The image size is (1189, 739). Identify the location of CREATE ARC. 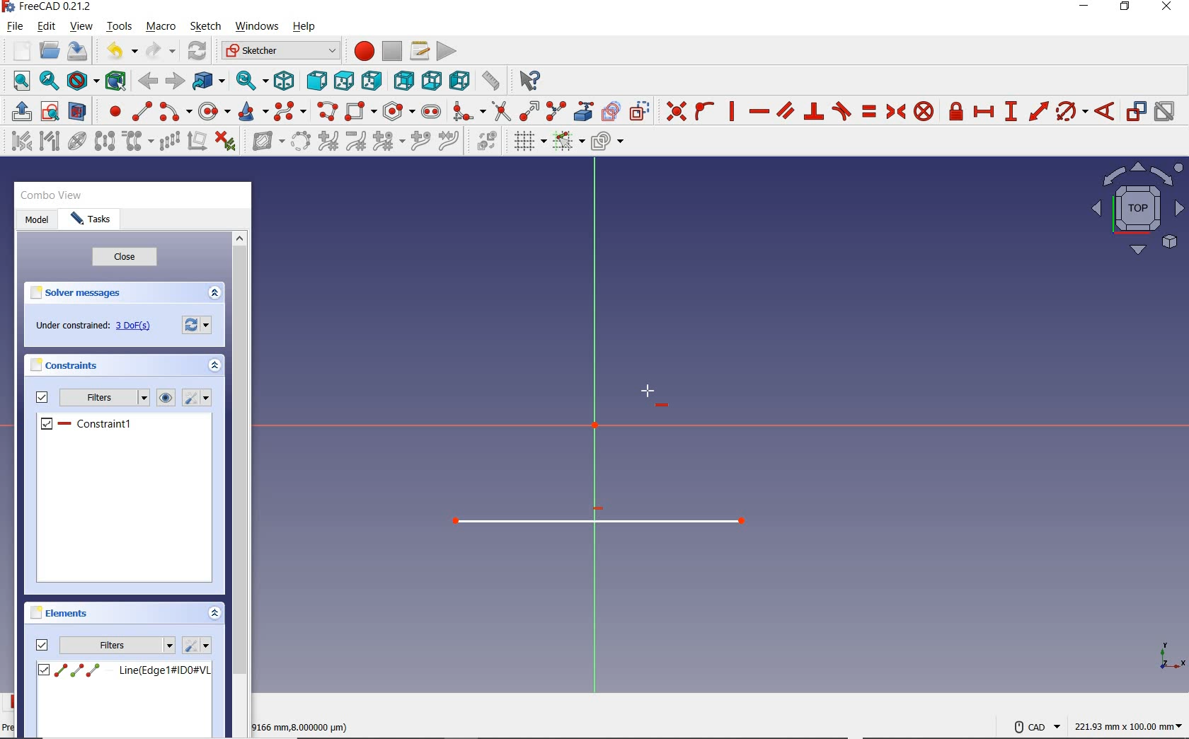
(176, 112).